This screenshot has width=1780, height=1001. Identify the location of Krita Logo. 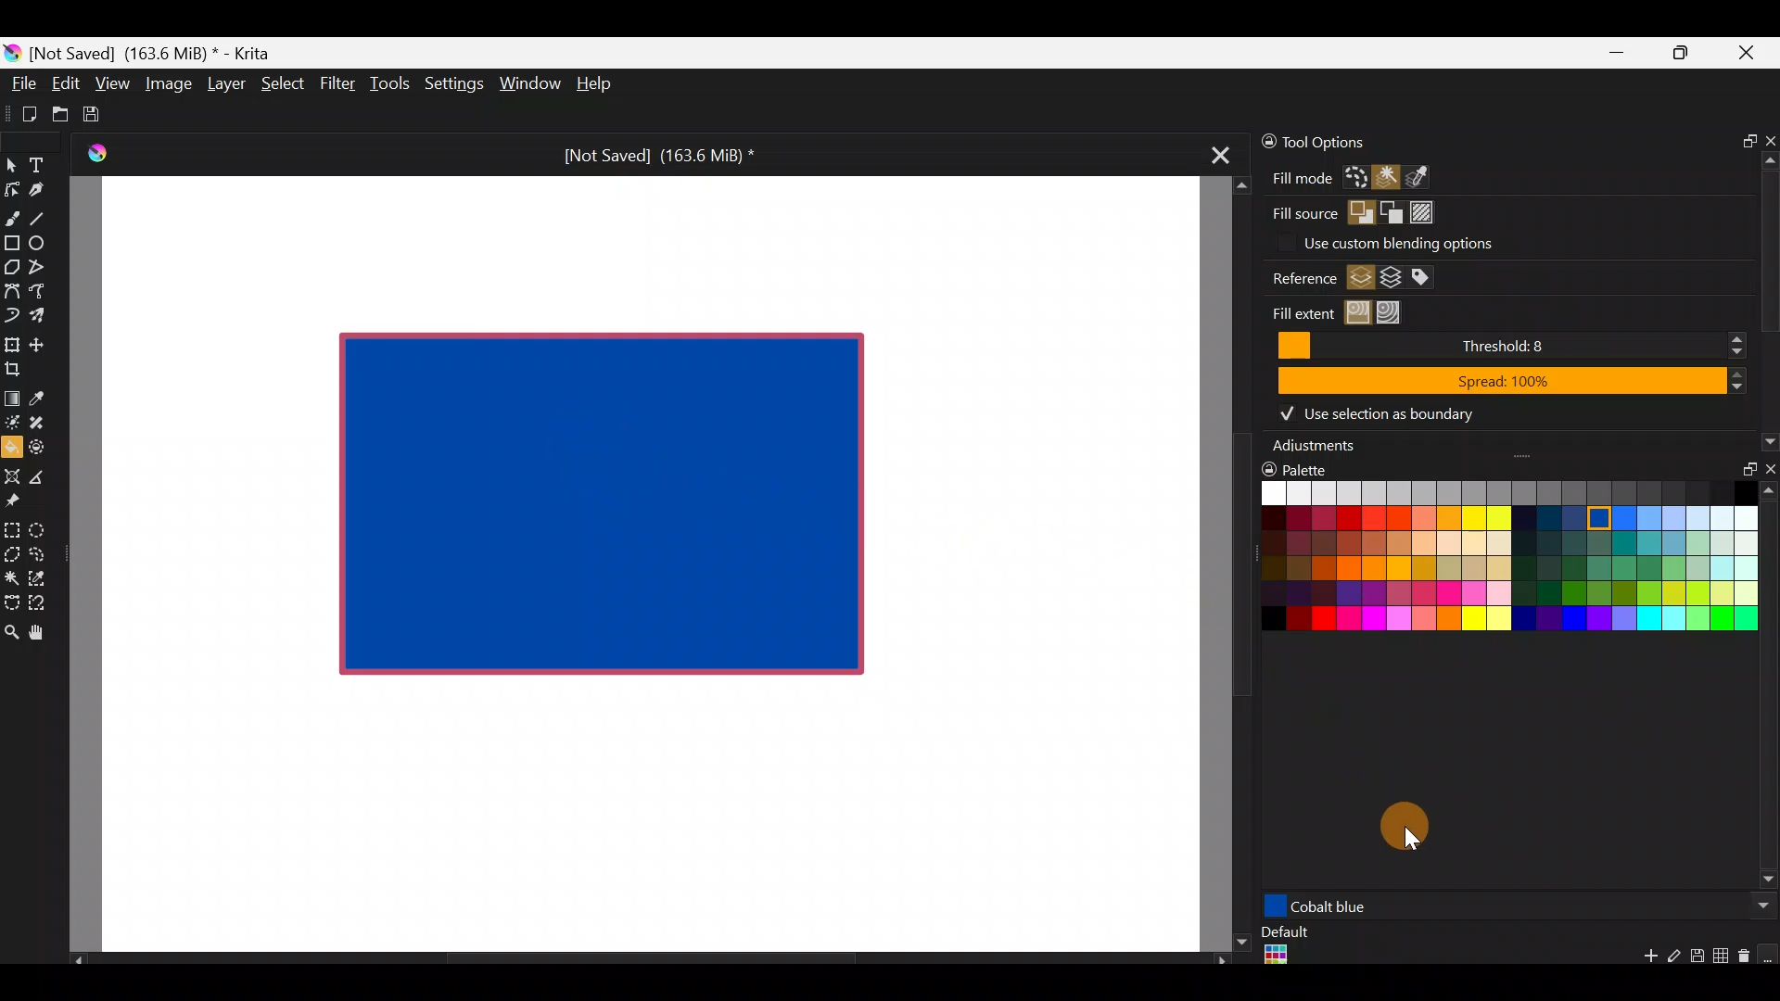
(97, 152).